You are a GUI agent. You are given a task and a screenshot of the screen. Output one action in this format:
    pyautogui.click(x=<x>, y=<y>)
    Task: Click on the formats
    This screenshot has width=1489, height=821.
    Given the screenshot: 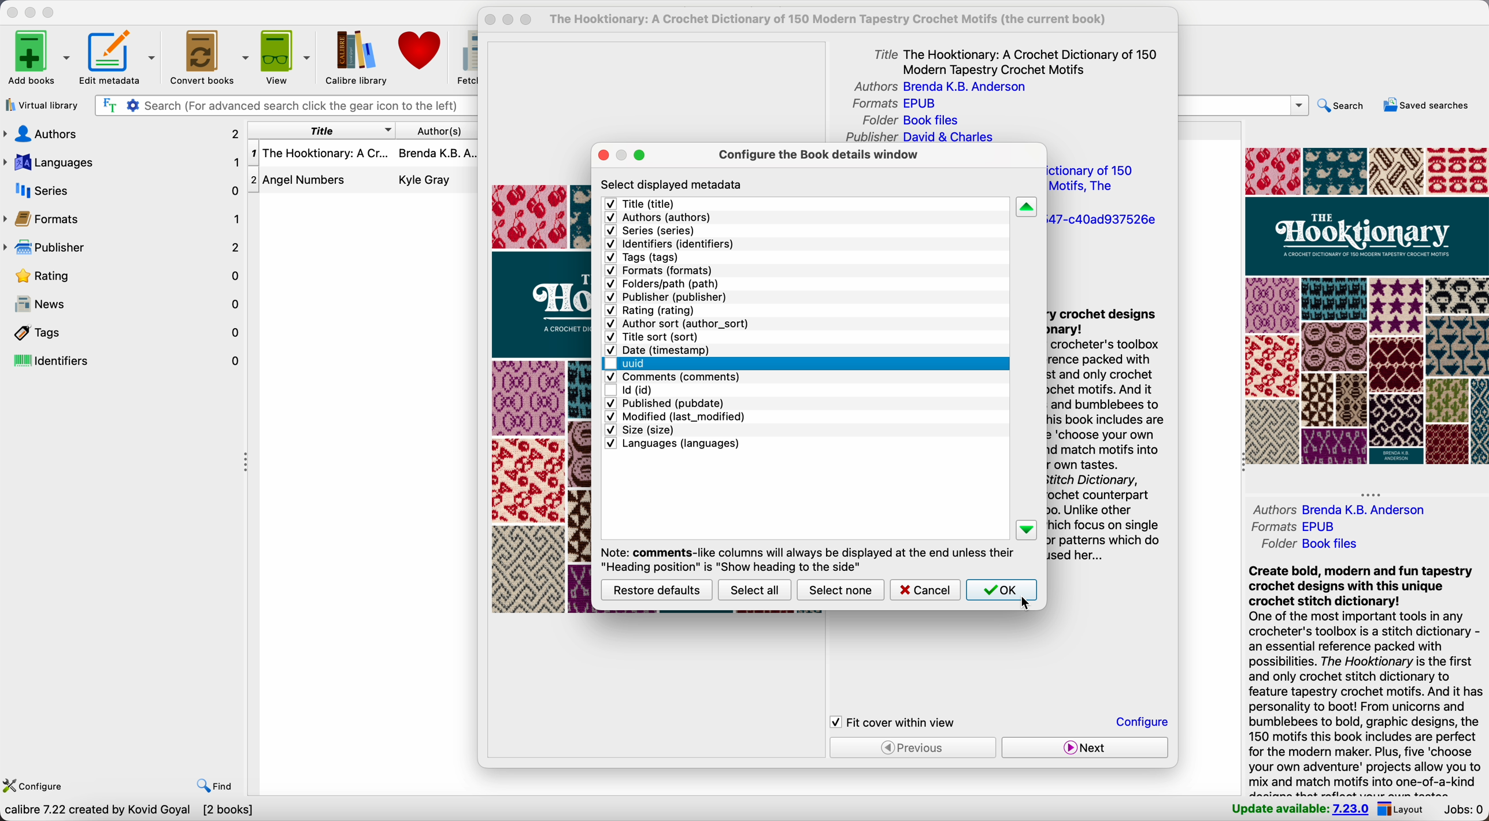 What is the action you would take?
    pyautogui.click(x=894, y=105)
    